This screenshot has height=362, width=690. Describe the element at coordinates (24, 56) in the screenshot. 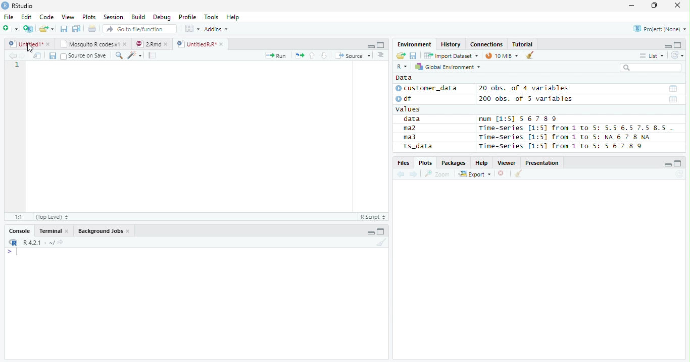

I see `Next` at that location.